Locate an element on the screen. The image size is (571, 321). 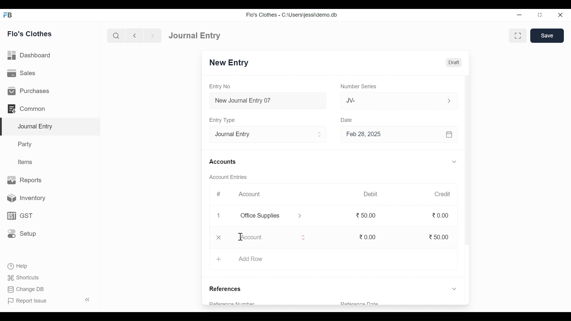
Close is located at coordinates (561, 15).